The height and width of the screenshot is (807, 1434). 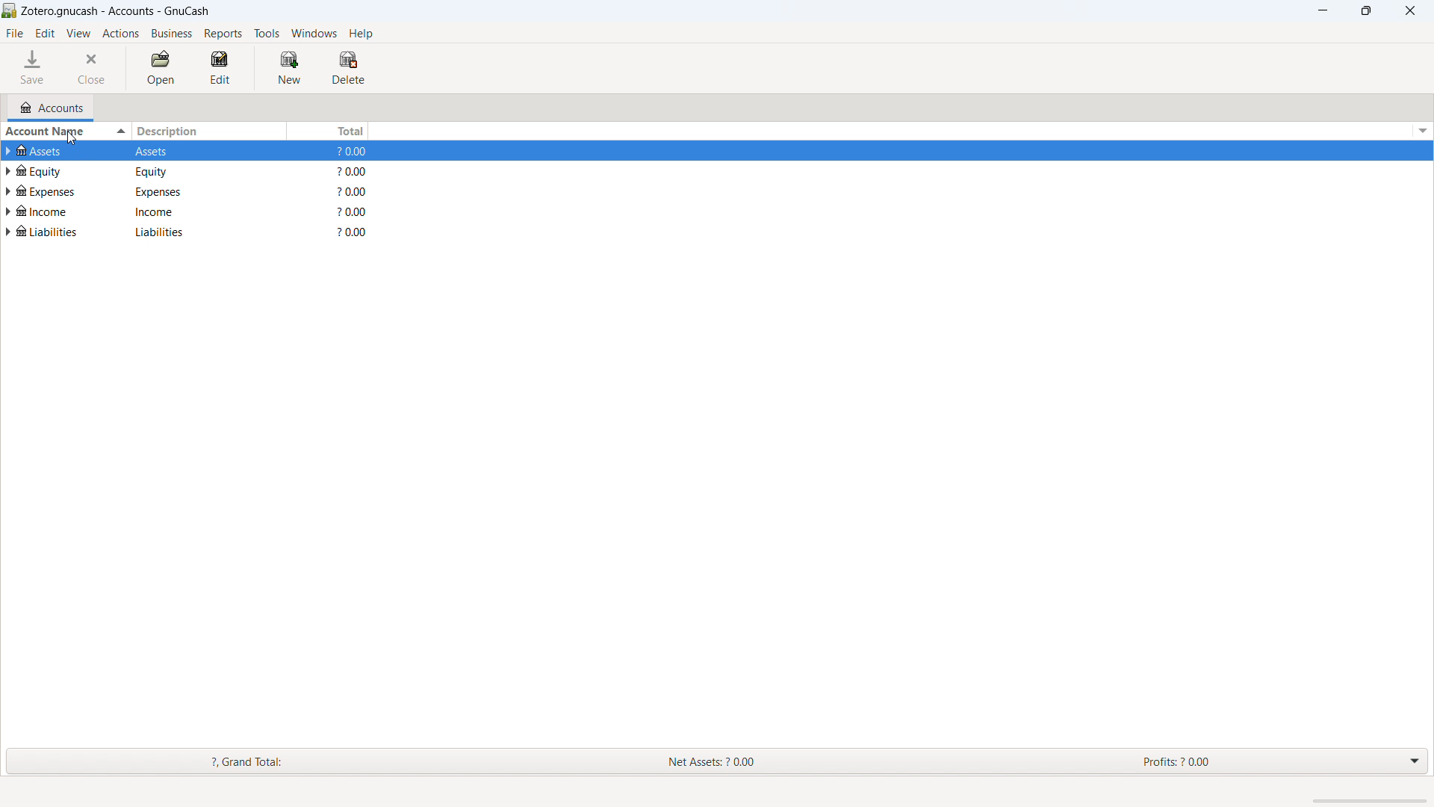 What do you see at coordinates (326, 131) in the screenshot?
I see `sort by total` at bounding box center [326, 131].